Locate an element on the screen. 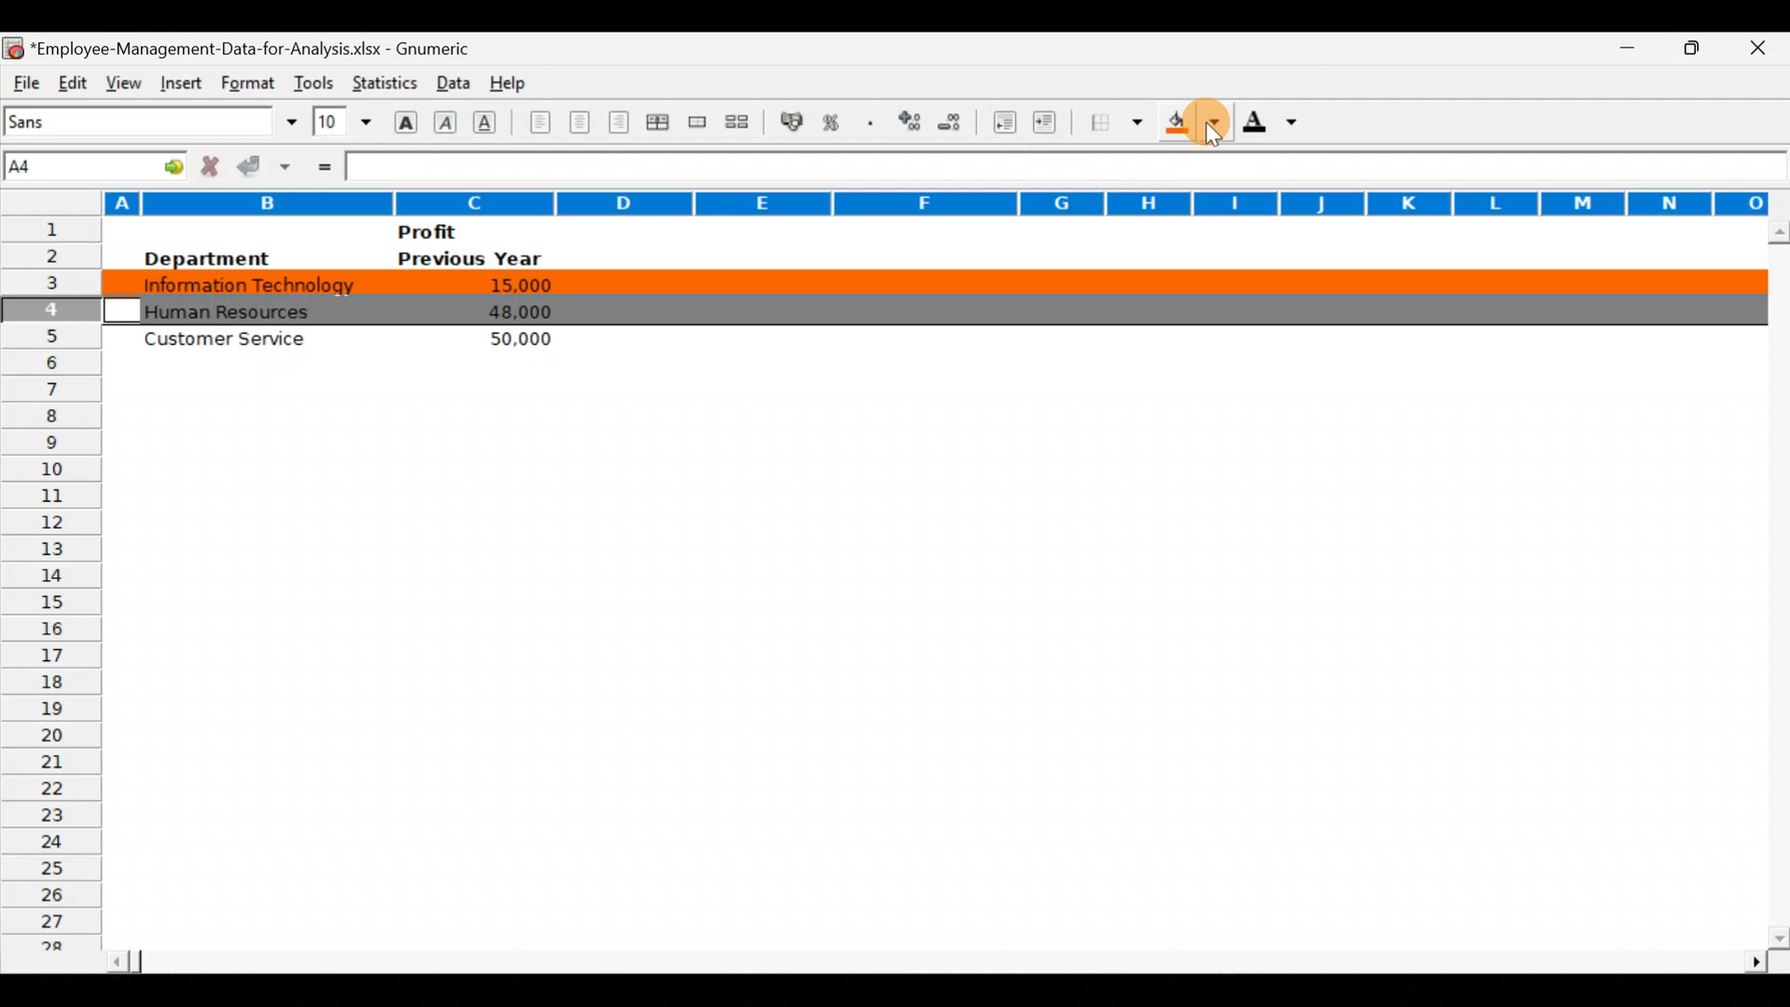  Previous year is located at coordinates (470, 259).